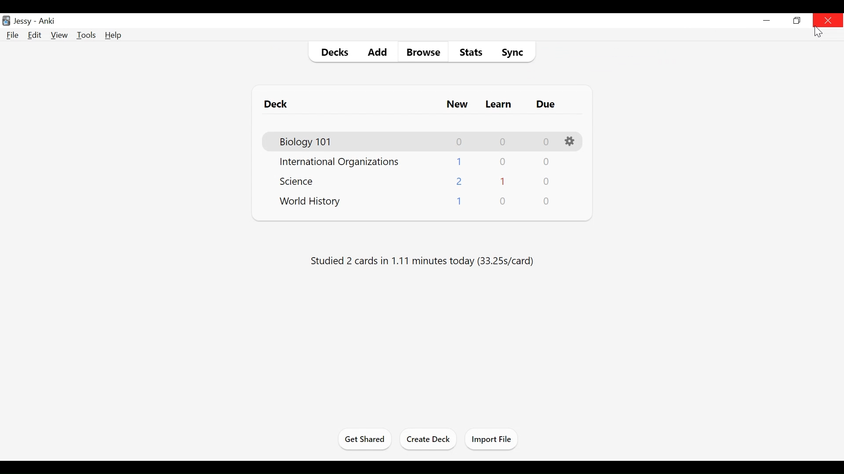 The width and height of the screenshot is (844, 474). I want to click on Learn Cards, so click(498, 104).